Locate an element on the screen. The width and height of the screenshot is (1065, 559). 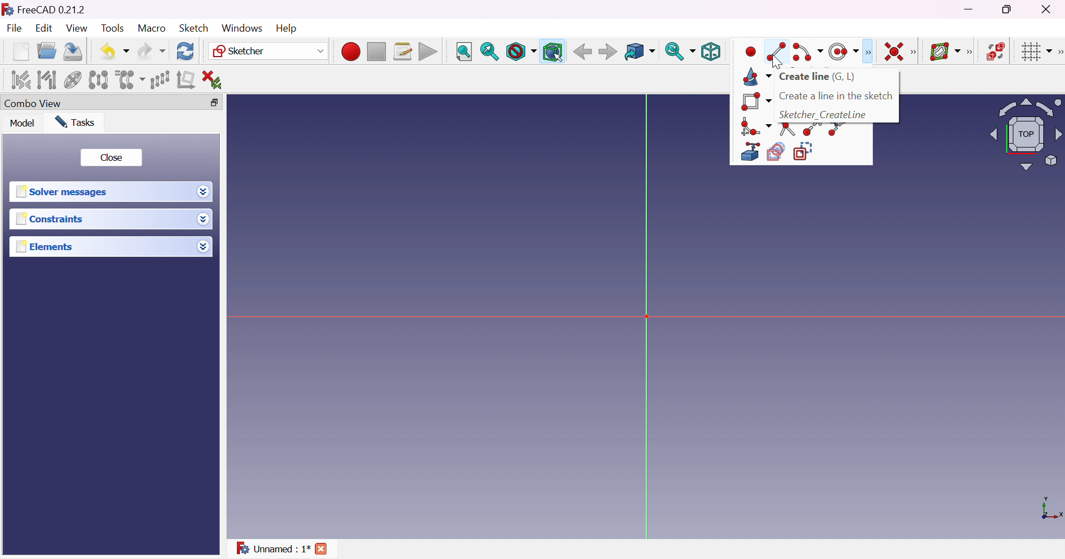
Combo view is located at coordinates (36, 103).